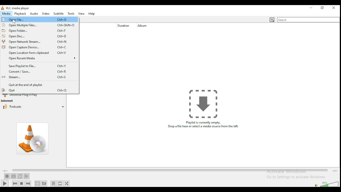 The image size is (341, 192). Describe the element at coordinates (40, 36) in the screenshot. I see `open disc` at that location.